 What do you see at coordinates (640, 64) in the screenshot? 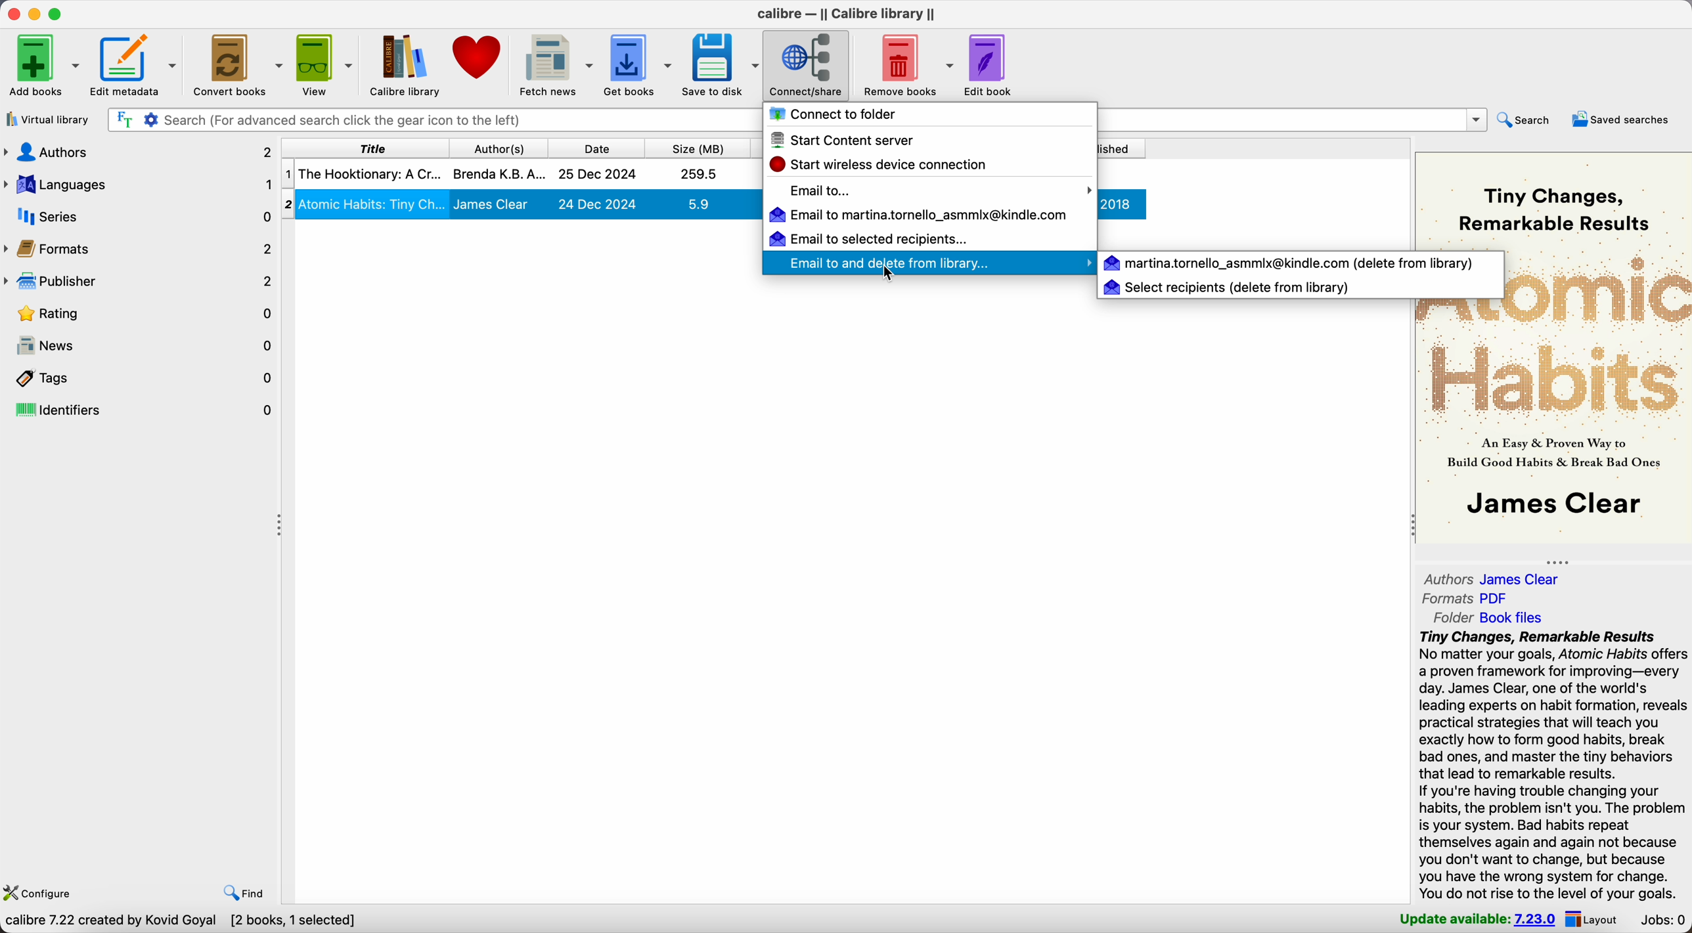
I see `get books` at bounding box center [640, 64].